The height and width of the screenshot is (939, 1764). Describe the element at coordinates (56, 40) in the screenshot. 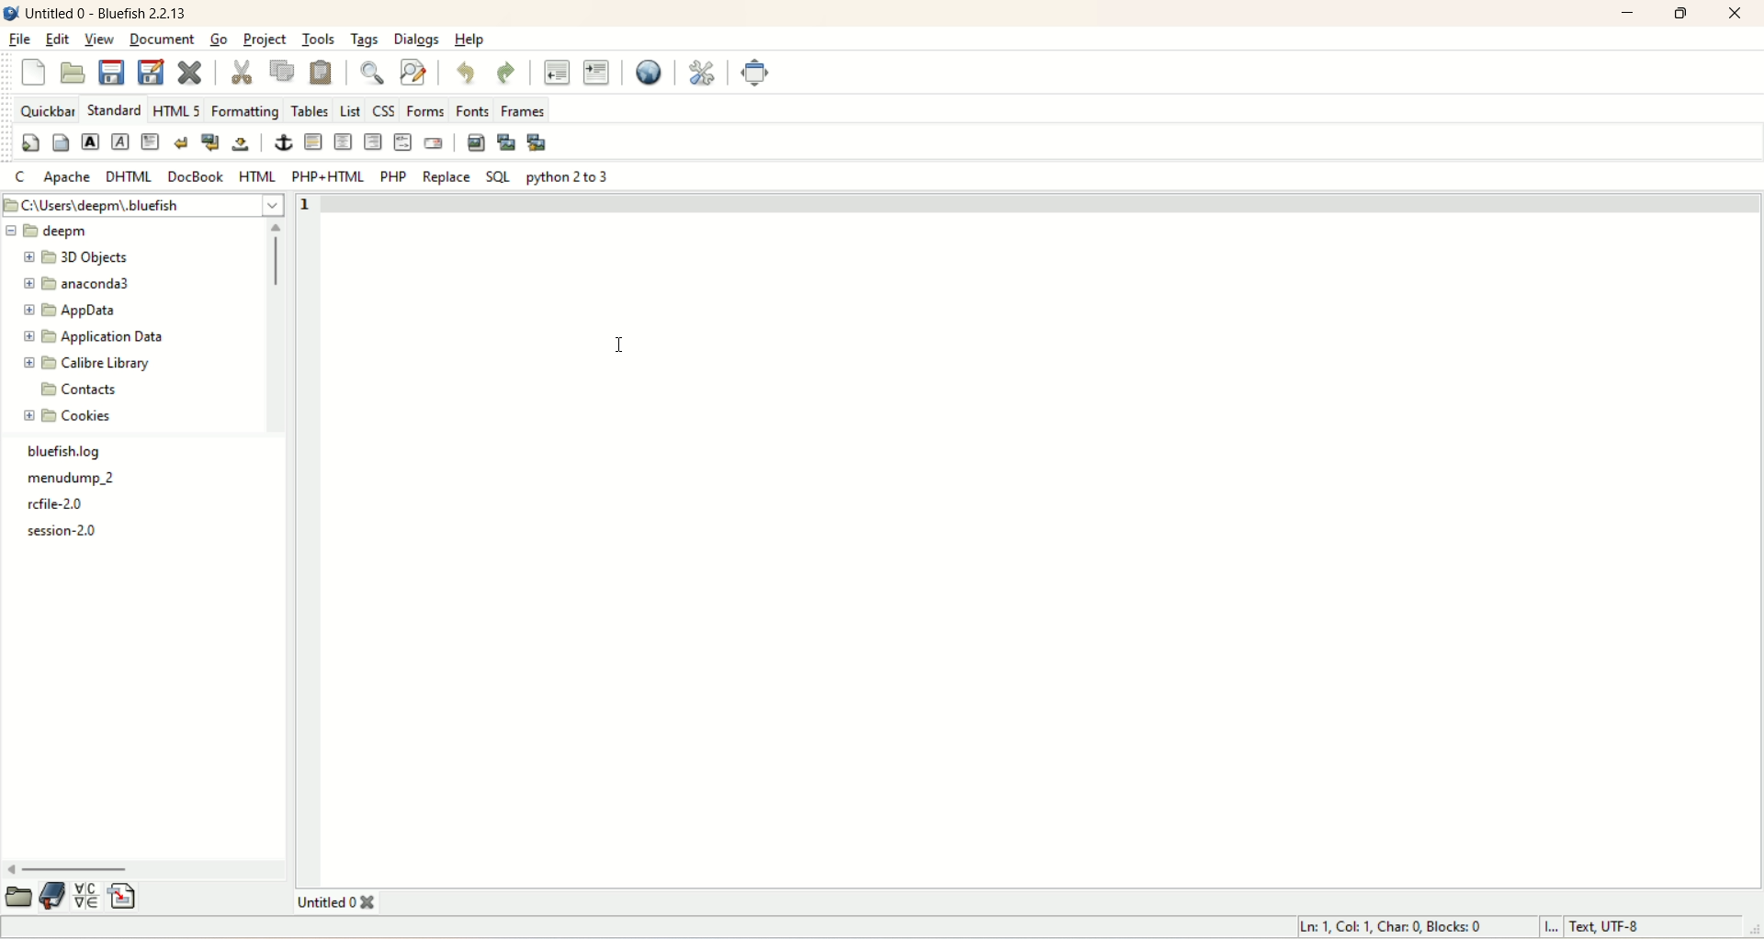

I see `edit` at that location.